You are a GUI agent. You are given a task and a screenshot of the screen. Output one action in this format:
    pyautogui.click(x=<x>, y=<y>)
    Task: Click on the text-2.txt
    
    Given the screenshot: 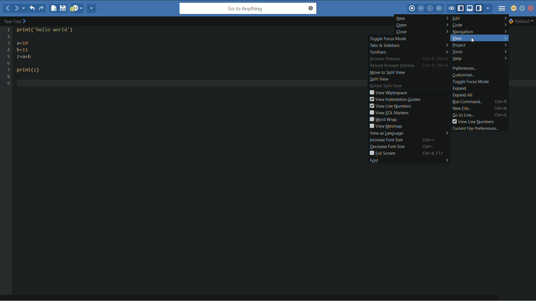 What is the action you would take?
    pyautogui.click(x=15, y=21)
    